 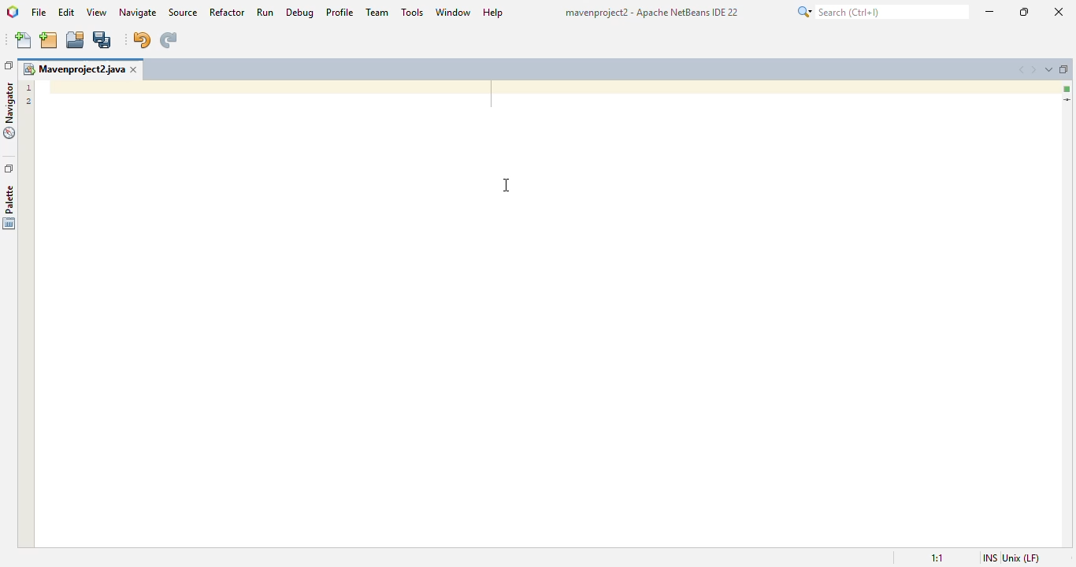 What do you see at coordinates (1023, 70) in the screenshot?
I see `scroll documents left` at bounding box center [1023, 70].